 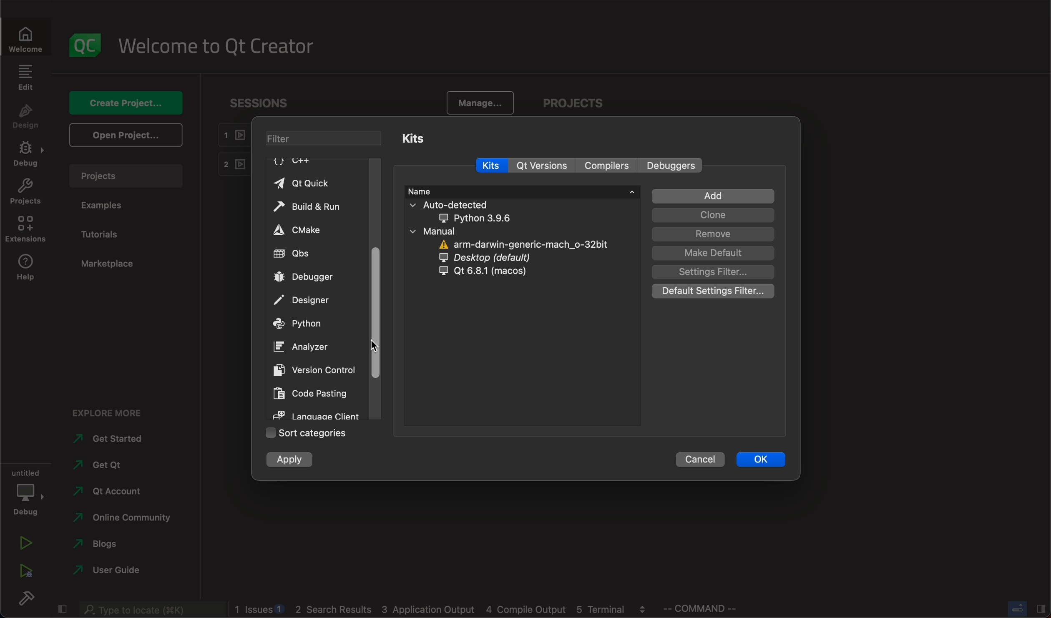 I want to click on logo, so click(x=82, y=46).